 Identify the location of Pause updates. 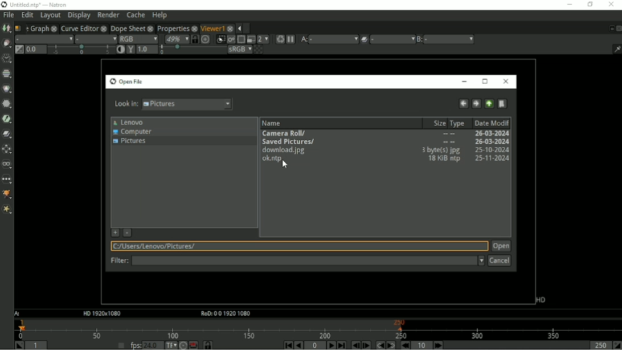
(290, 39).